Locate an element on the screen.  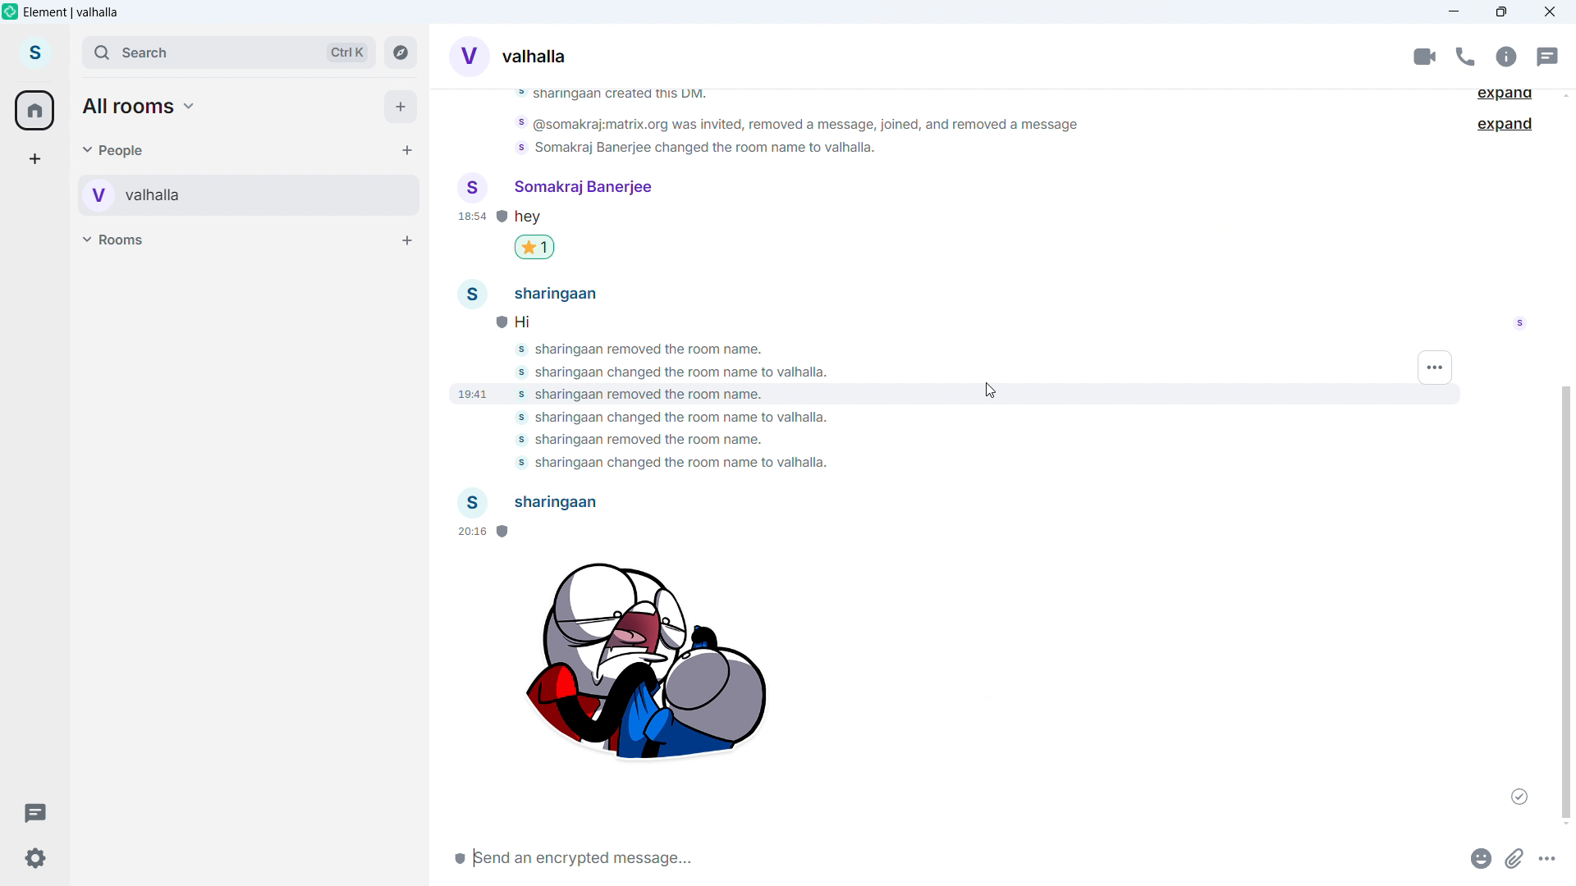
Threads is located at coordinates (34, 811).